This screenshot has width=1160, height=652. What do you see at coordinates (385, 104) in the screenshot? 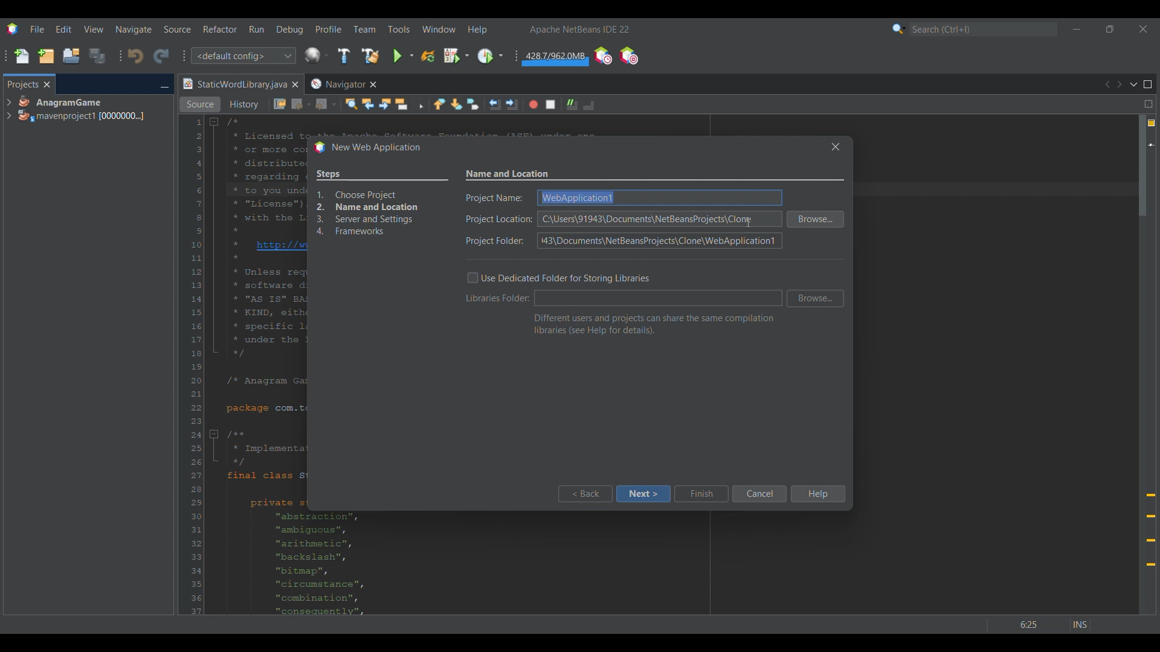
I see `Find next occurrence` at bounding box center [385, 104].